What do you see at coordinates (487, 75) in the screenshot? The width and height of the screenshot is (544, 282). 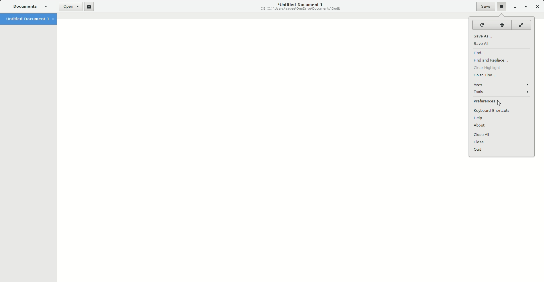 I see `Go to line` at bounding box center [487, 75].